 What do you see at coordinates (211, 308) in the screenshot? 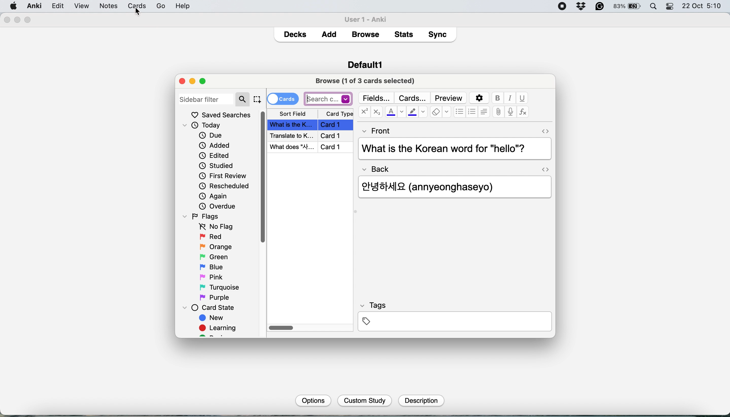
I see `card state` at bounding box center [211, 308].